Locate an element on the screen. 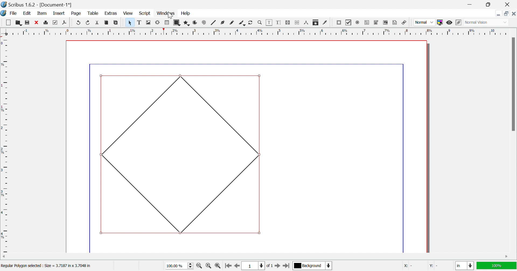  Go to the first page is located at coordinates (228, 267).